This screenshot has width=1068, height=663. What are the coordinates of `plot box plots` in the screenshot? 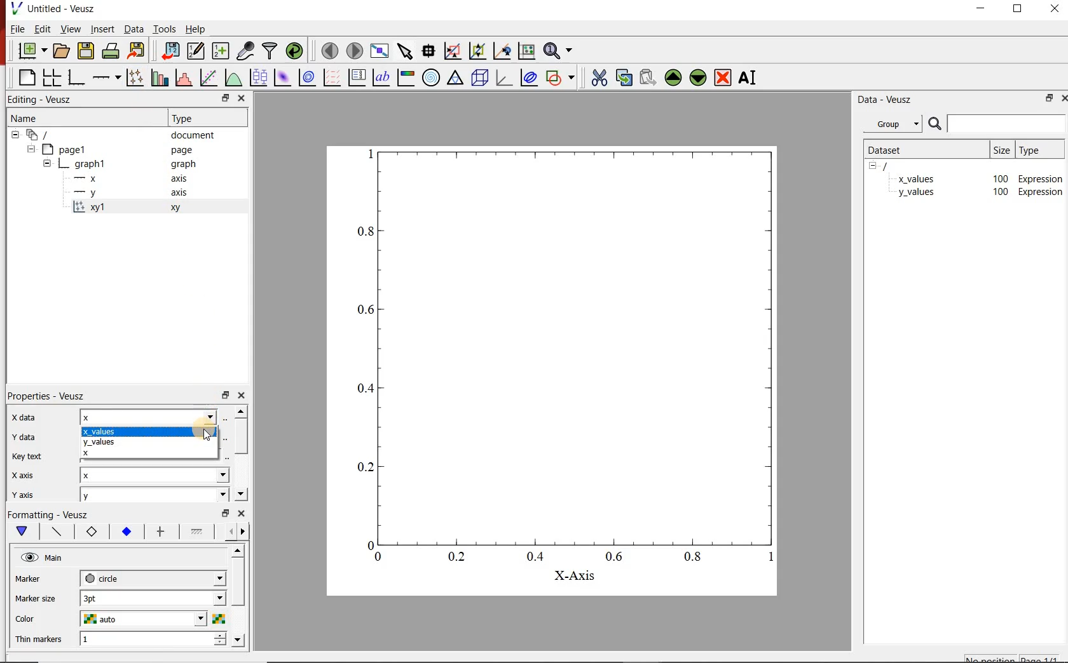 It's located at (257, 77).